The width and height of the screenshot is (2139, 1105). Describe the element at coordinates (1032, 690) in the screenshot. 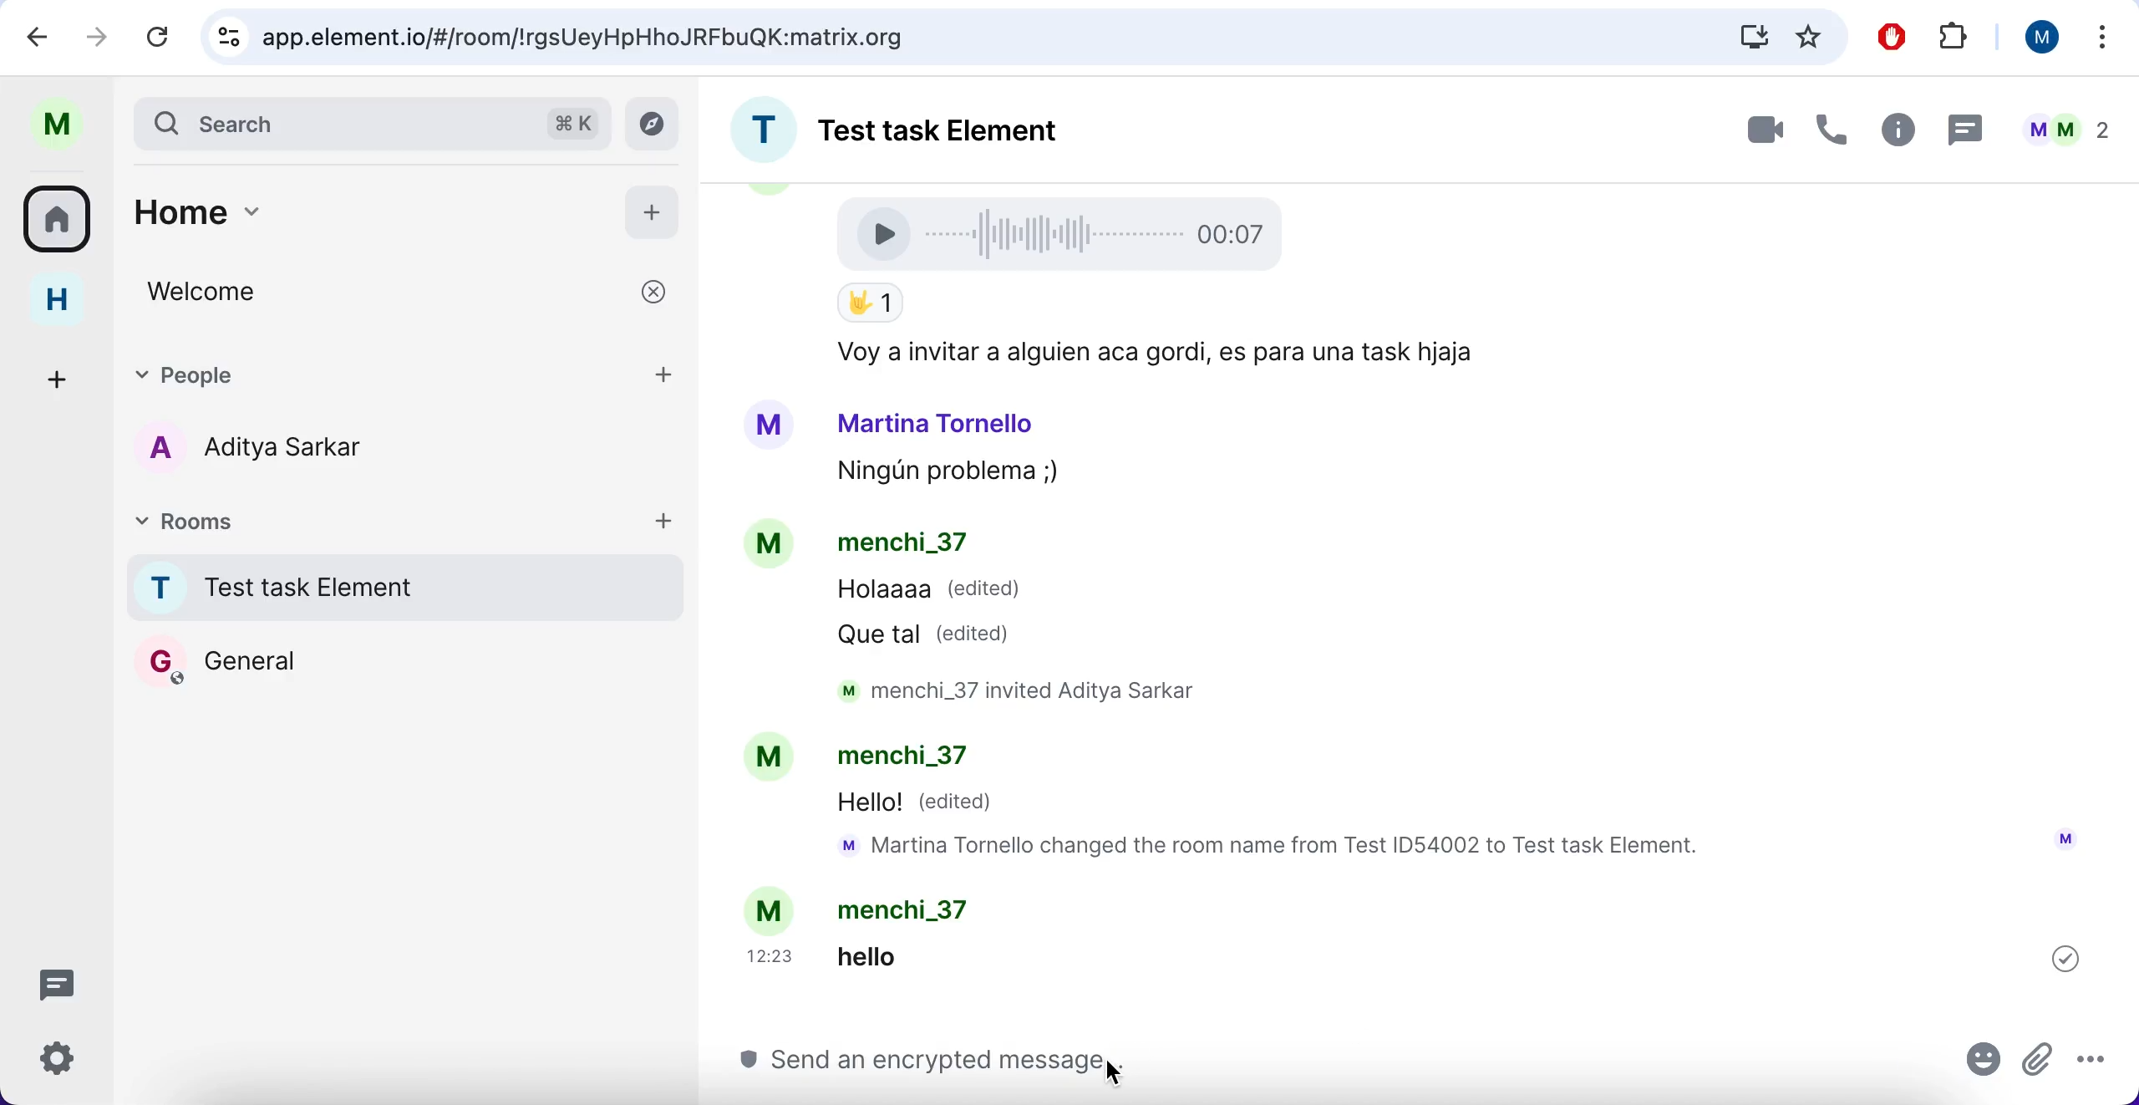

I see `M menchi_3/ Invited Aditya Sarkar` at that location.